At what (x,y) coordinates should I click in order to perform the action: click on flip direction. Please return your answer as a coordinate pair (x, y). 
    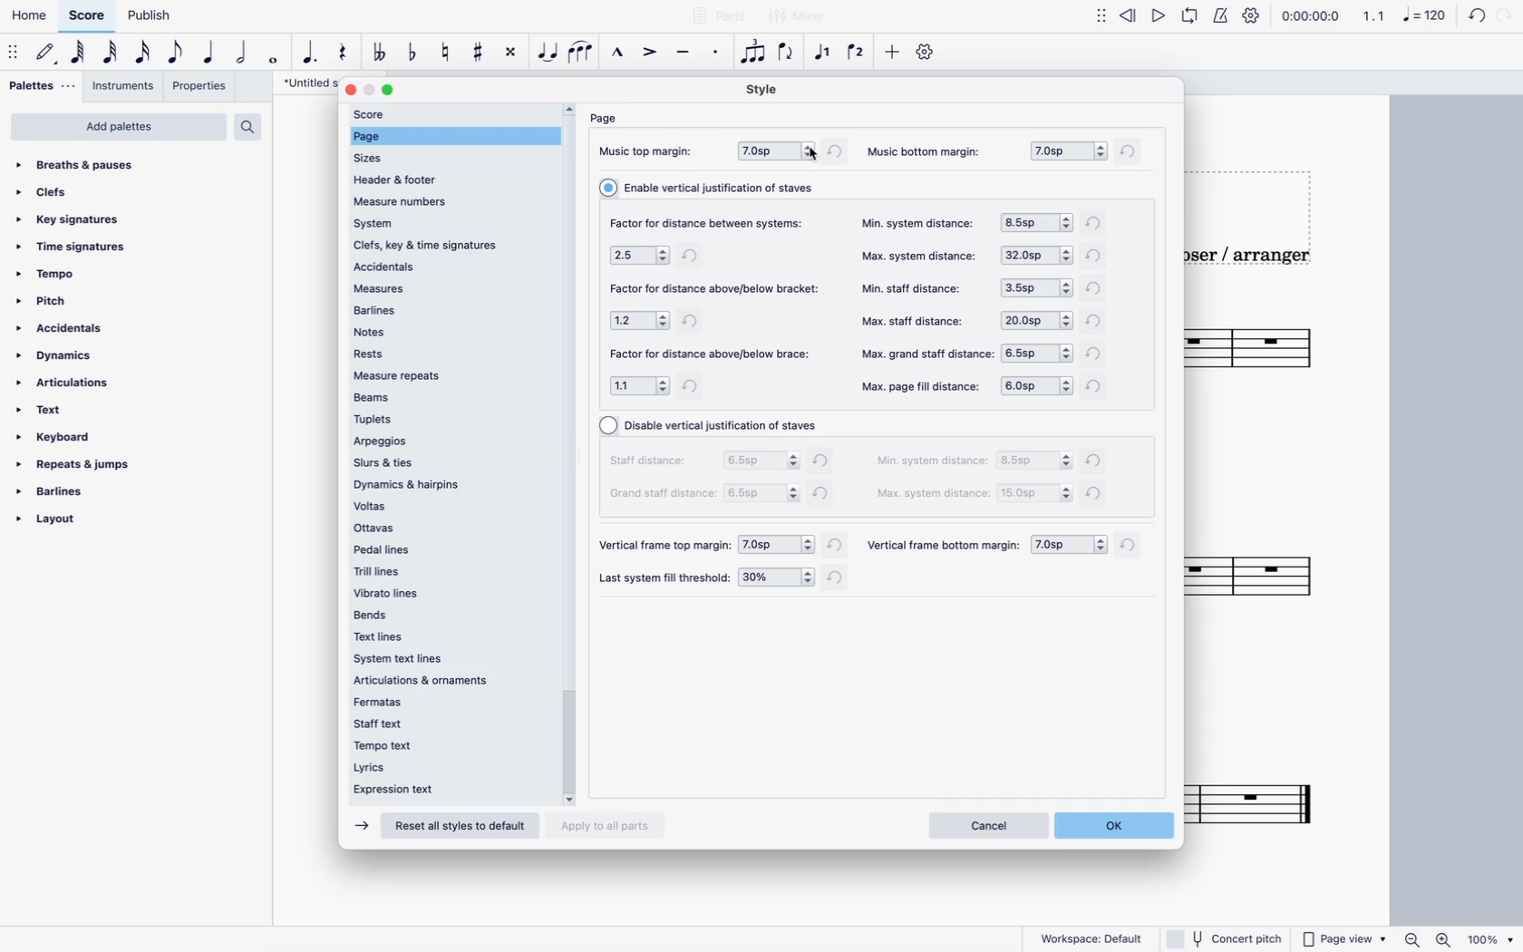
    Looking at the image, I should click on (788, 57).